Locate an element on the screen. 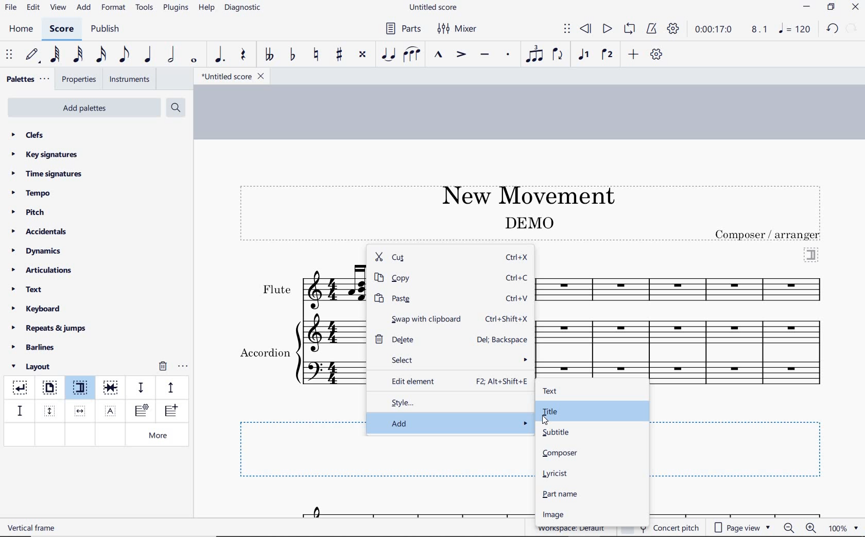 Image resolution: width=865 pixels, height=537 pixels. insert horizontal is located at coordinates (80, 411).